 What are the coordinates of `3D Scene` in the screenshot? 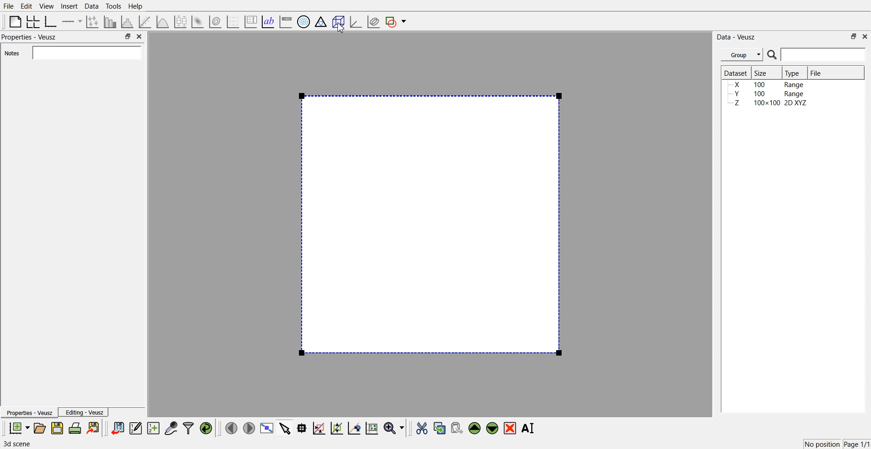 It's located at (339, 22).